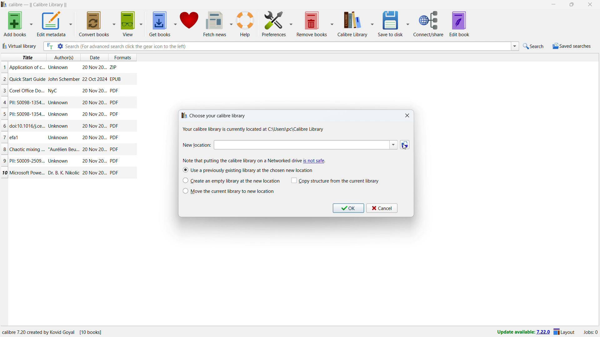  What do you see at coordinates (27, 67) in the screenshot?
I see `Title` at bounding box center [27, 67].